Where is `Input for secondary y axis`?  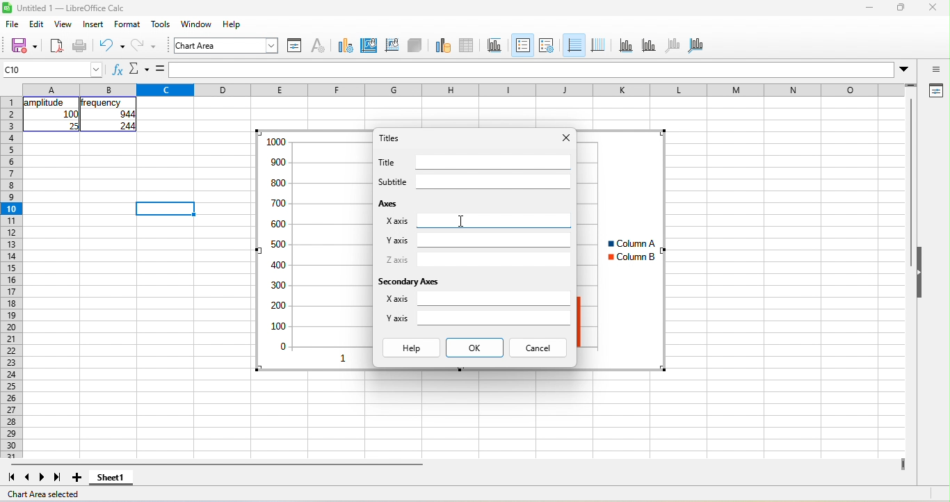 Input for secondary y axis is located at coordinates (494, 318).